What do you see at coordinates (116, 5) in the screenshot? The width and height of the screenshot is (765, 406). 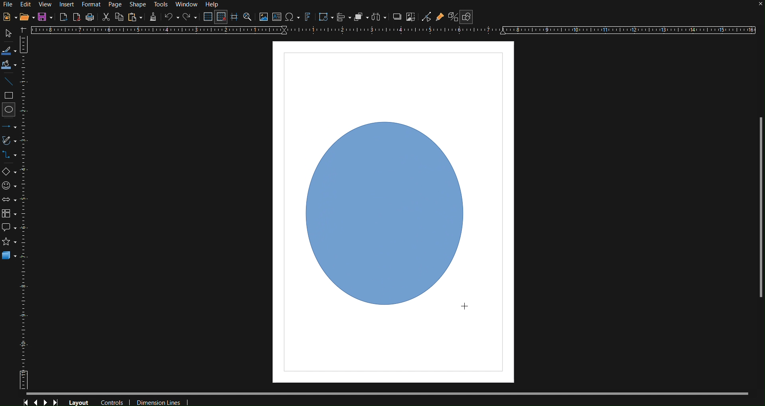 I see `Page` at bounding box center [116, 5].